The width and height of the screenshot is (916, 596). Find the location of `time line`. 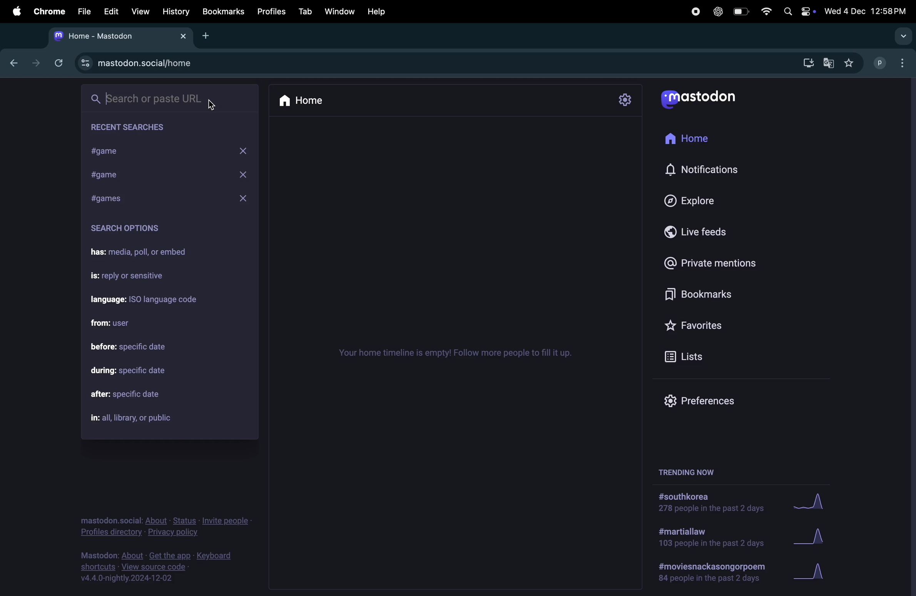

time line is located at coordinates (460, 352).